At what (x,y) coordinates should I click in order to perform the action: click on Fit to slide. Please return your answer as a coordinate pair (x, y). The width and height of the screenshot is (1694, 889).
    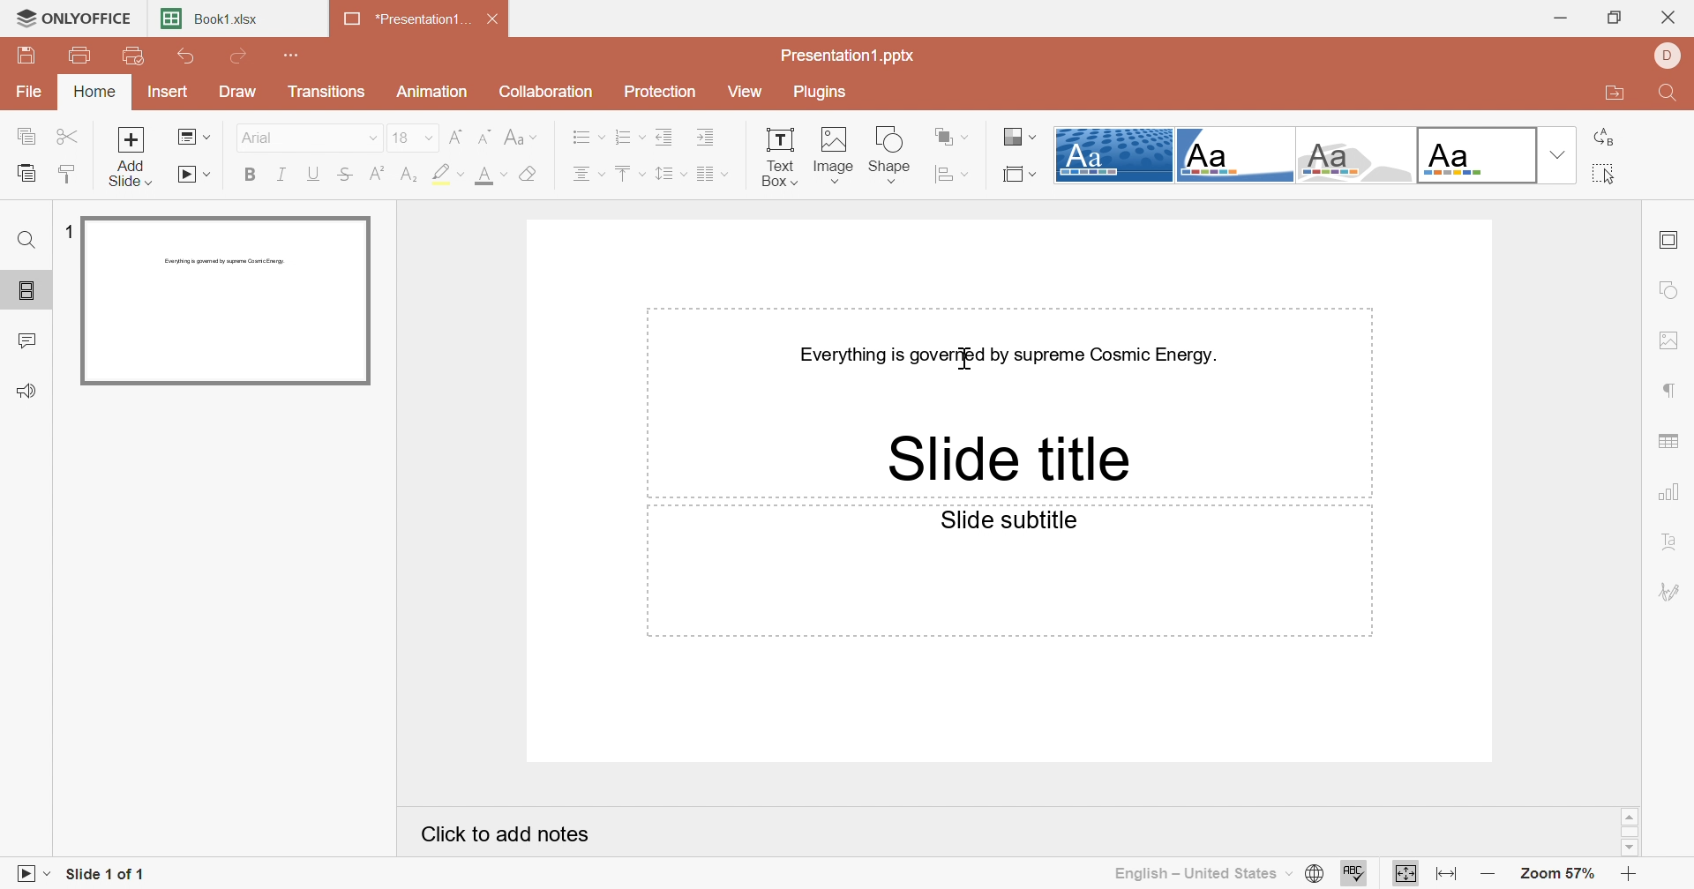
    Looking at the image, I should click on (1404, 873).